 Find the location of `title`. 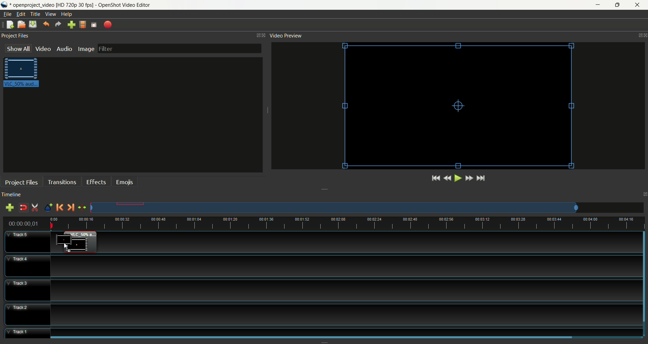

title is located at coordinates (35, 14).